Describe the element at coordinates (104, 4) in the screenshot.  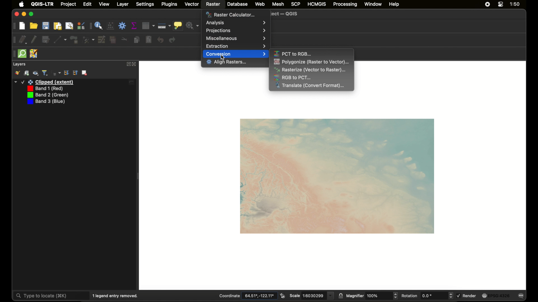
I see `view` at that location.